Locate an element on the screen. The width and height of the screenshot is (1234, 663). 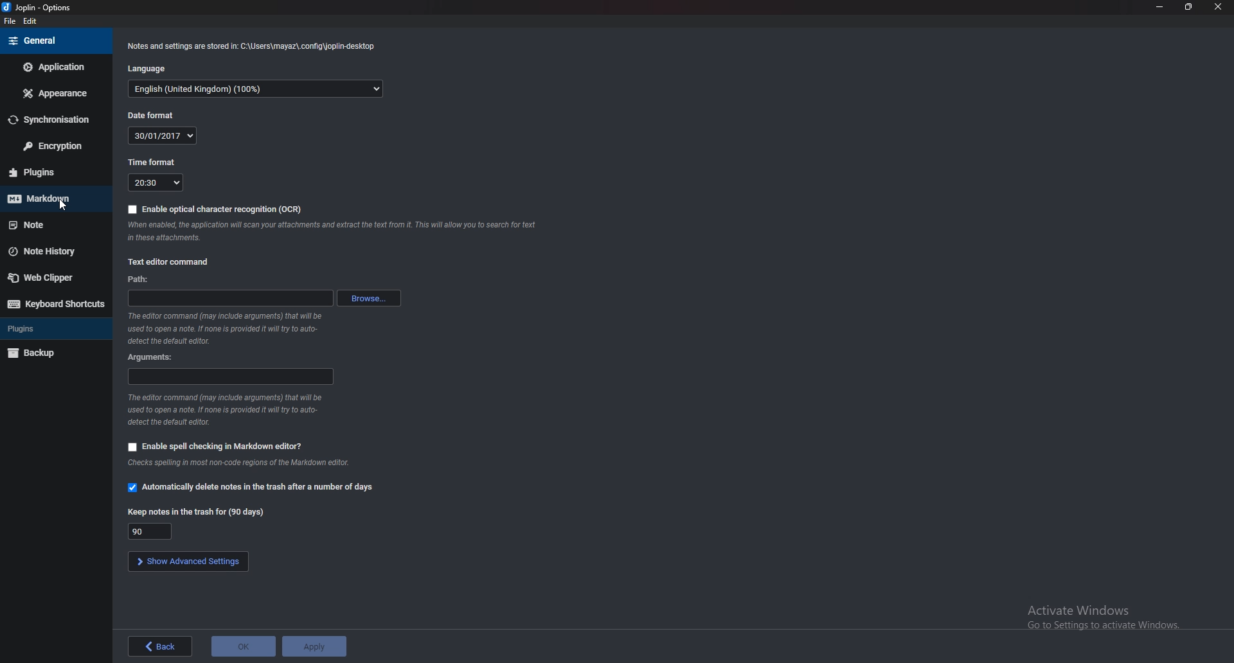
Application is located at coordinates (55, 67).